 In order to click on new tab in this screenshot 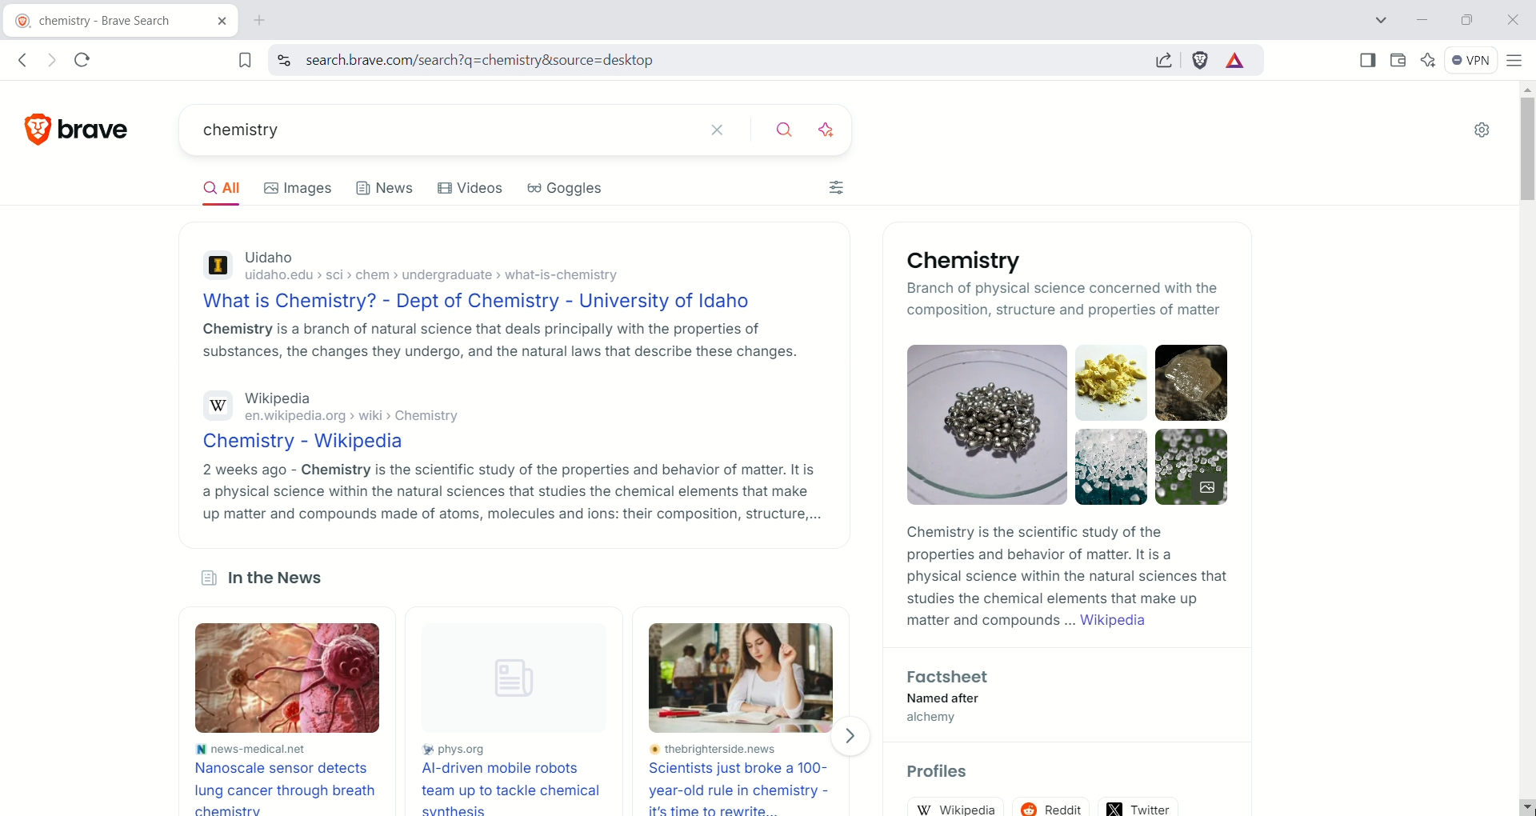, I will do `click(261, 21)`.